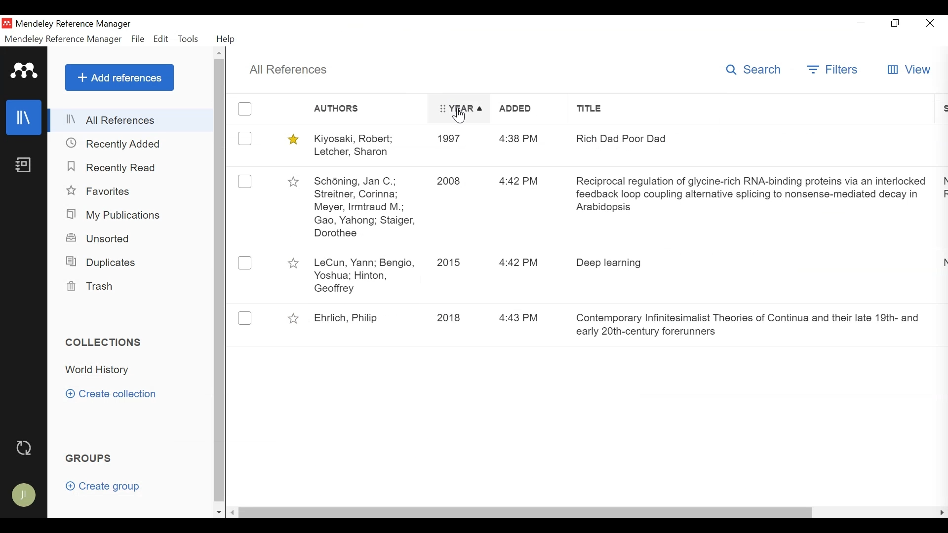 The image size is (948, 533). I want to click on Schoning, Jan C; Streitner, Corinna; Meyer, Irmtraud M; Gao, Yahong, Staiger, Dorothee, so click(364, 206).